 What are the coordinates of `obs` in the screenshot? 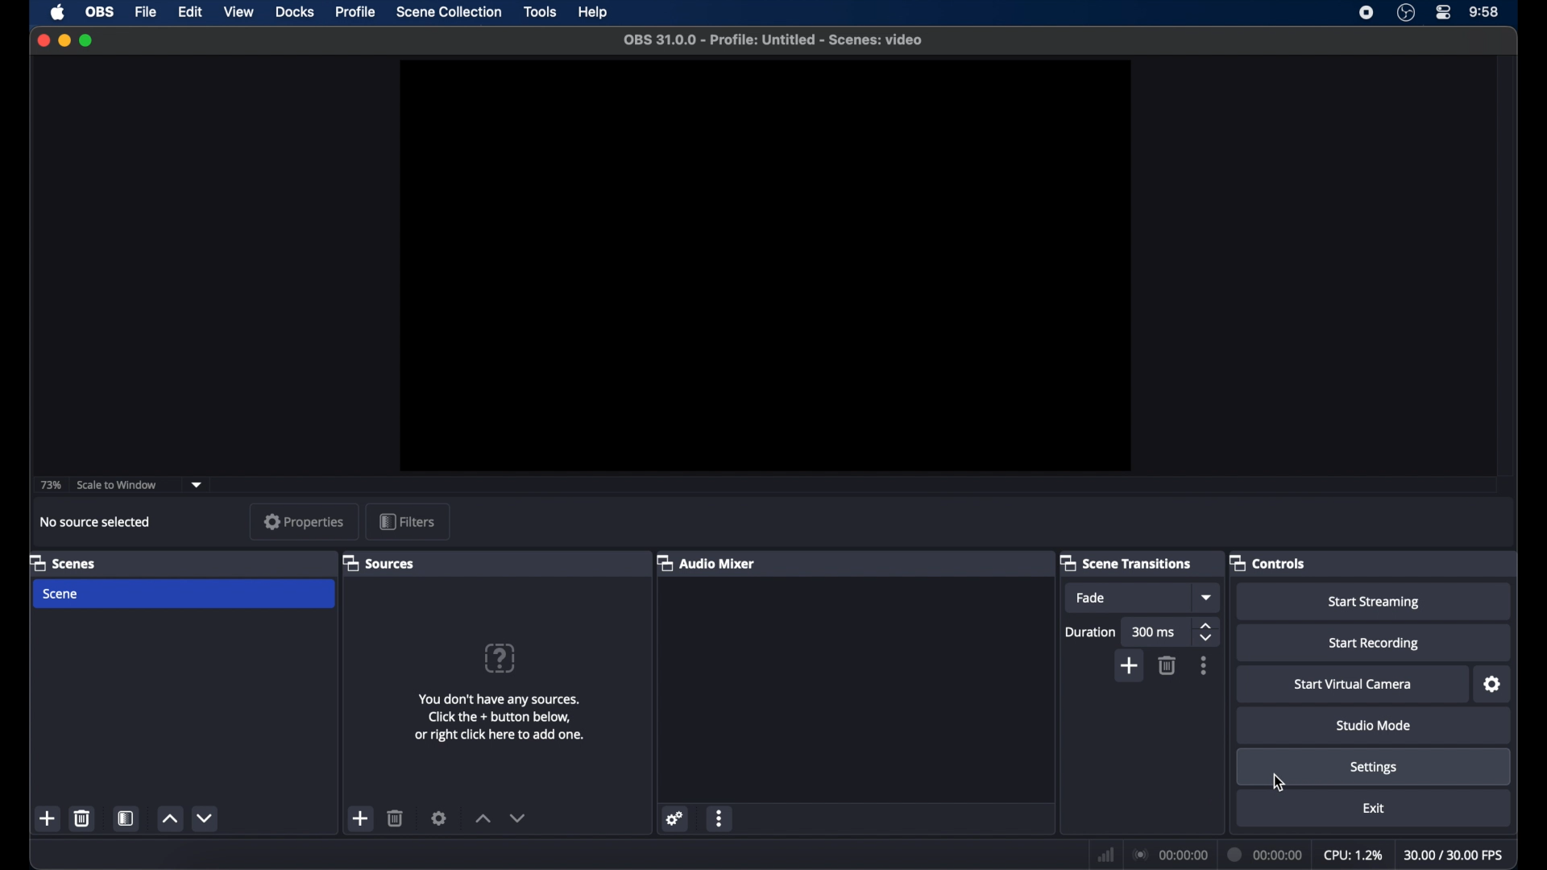 It's located at (98, 12).